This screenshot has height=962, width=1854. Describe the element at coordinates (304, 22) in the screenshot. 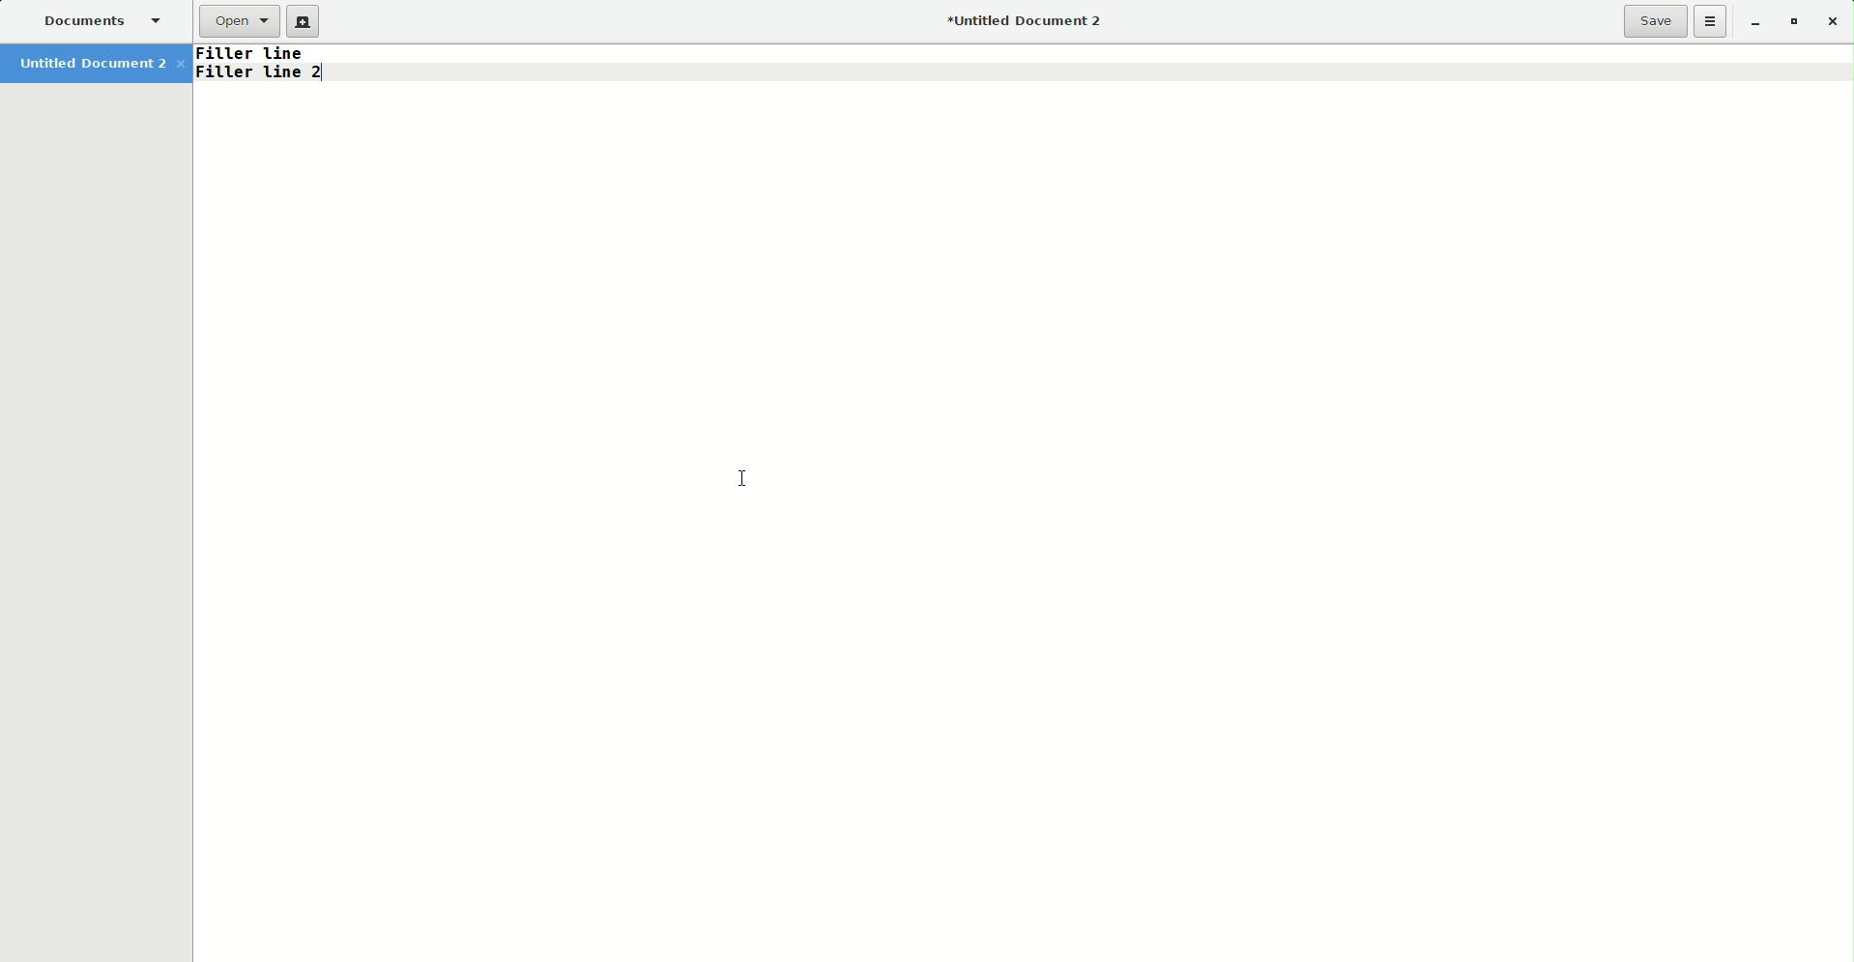

I see `New` at that location.